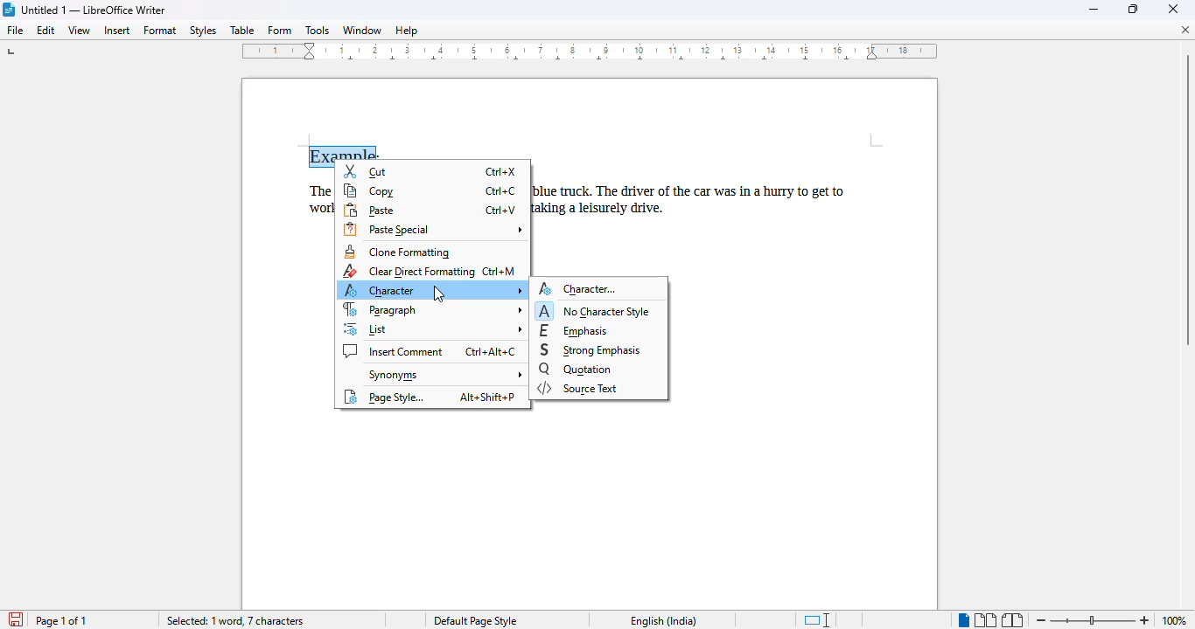  I want to click on Ctrl+X, so click(500, 172).